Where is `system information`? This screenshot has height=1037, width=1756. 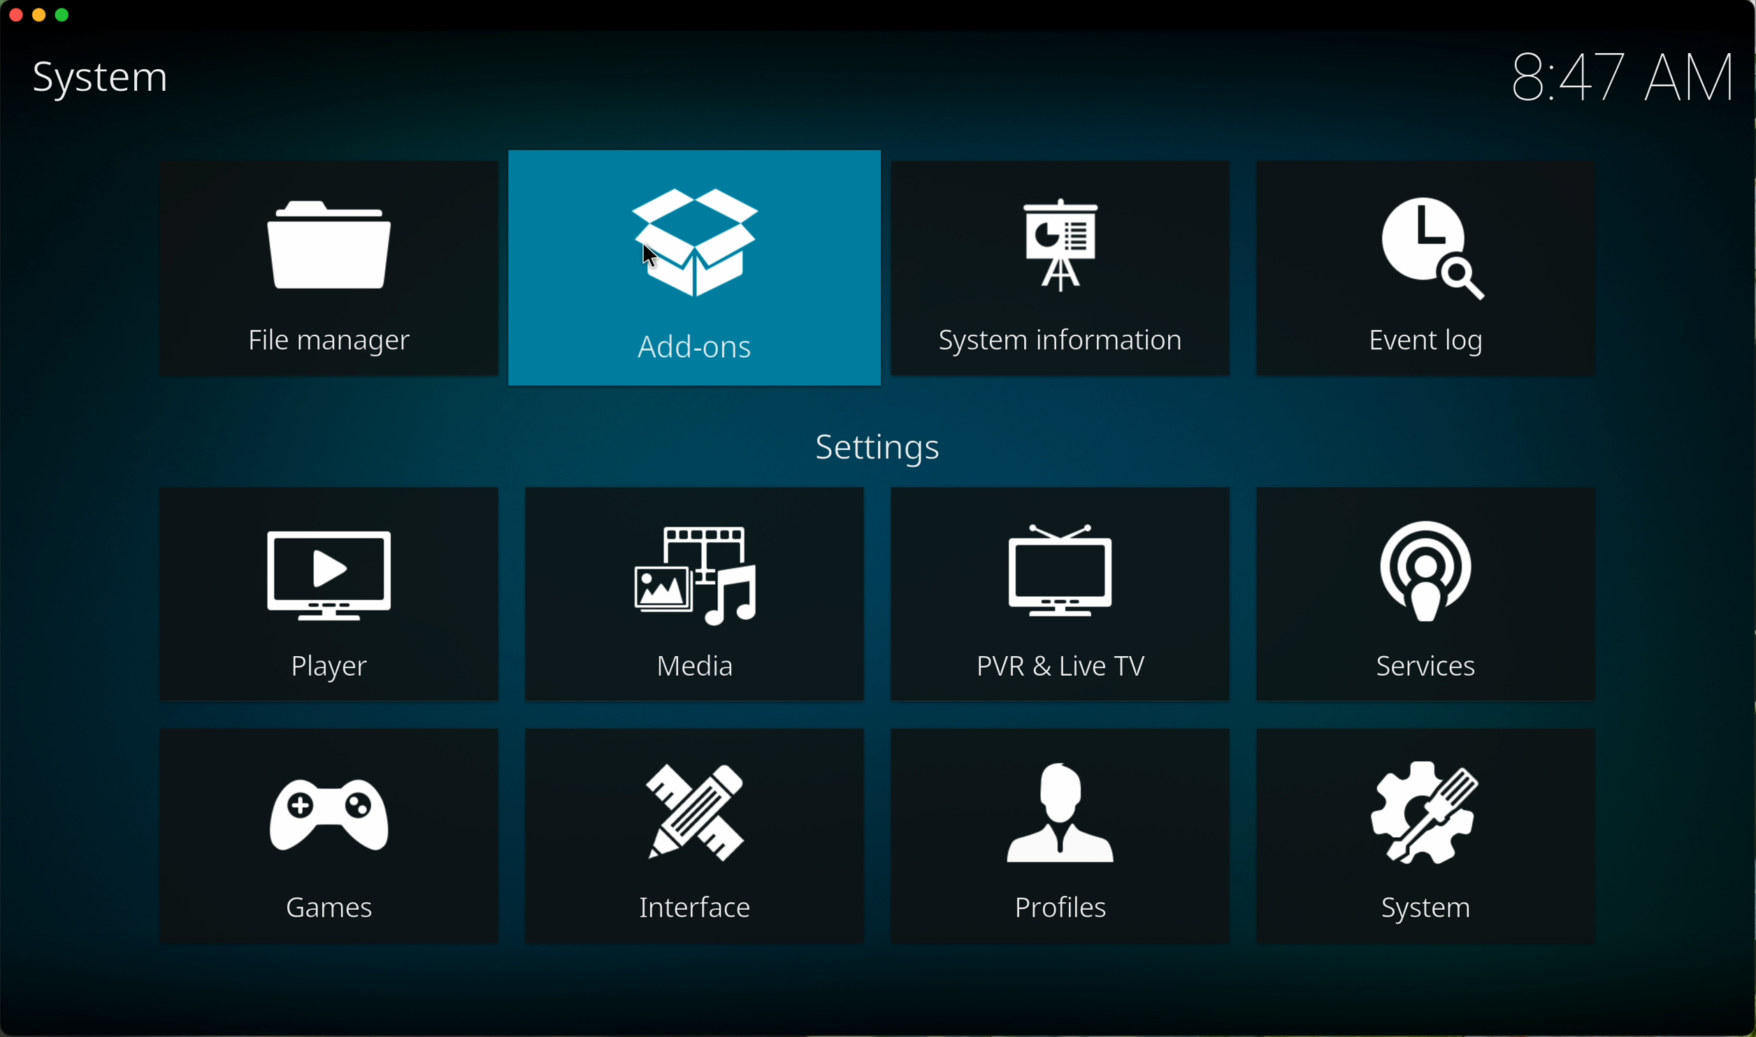 system information is located at coordinates (1063, 269).